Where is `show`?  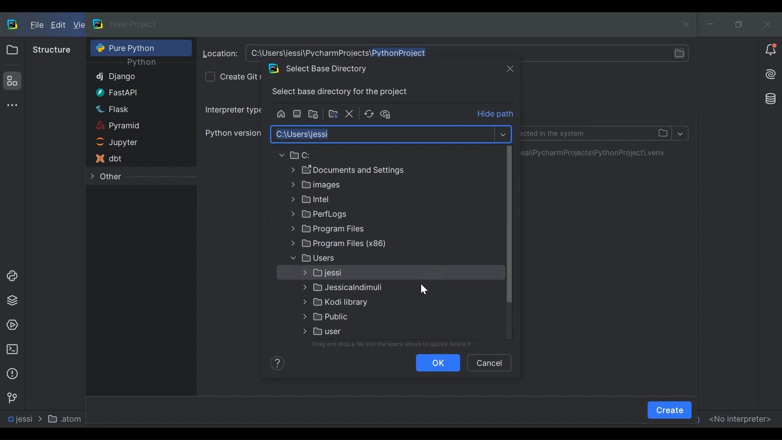
show is located at coordinates (681, 133).